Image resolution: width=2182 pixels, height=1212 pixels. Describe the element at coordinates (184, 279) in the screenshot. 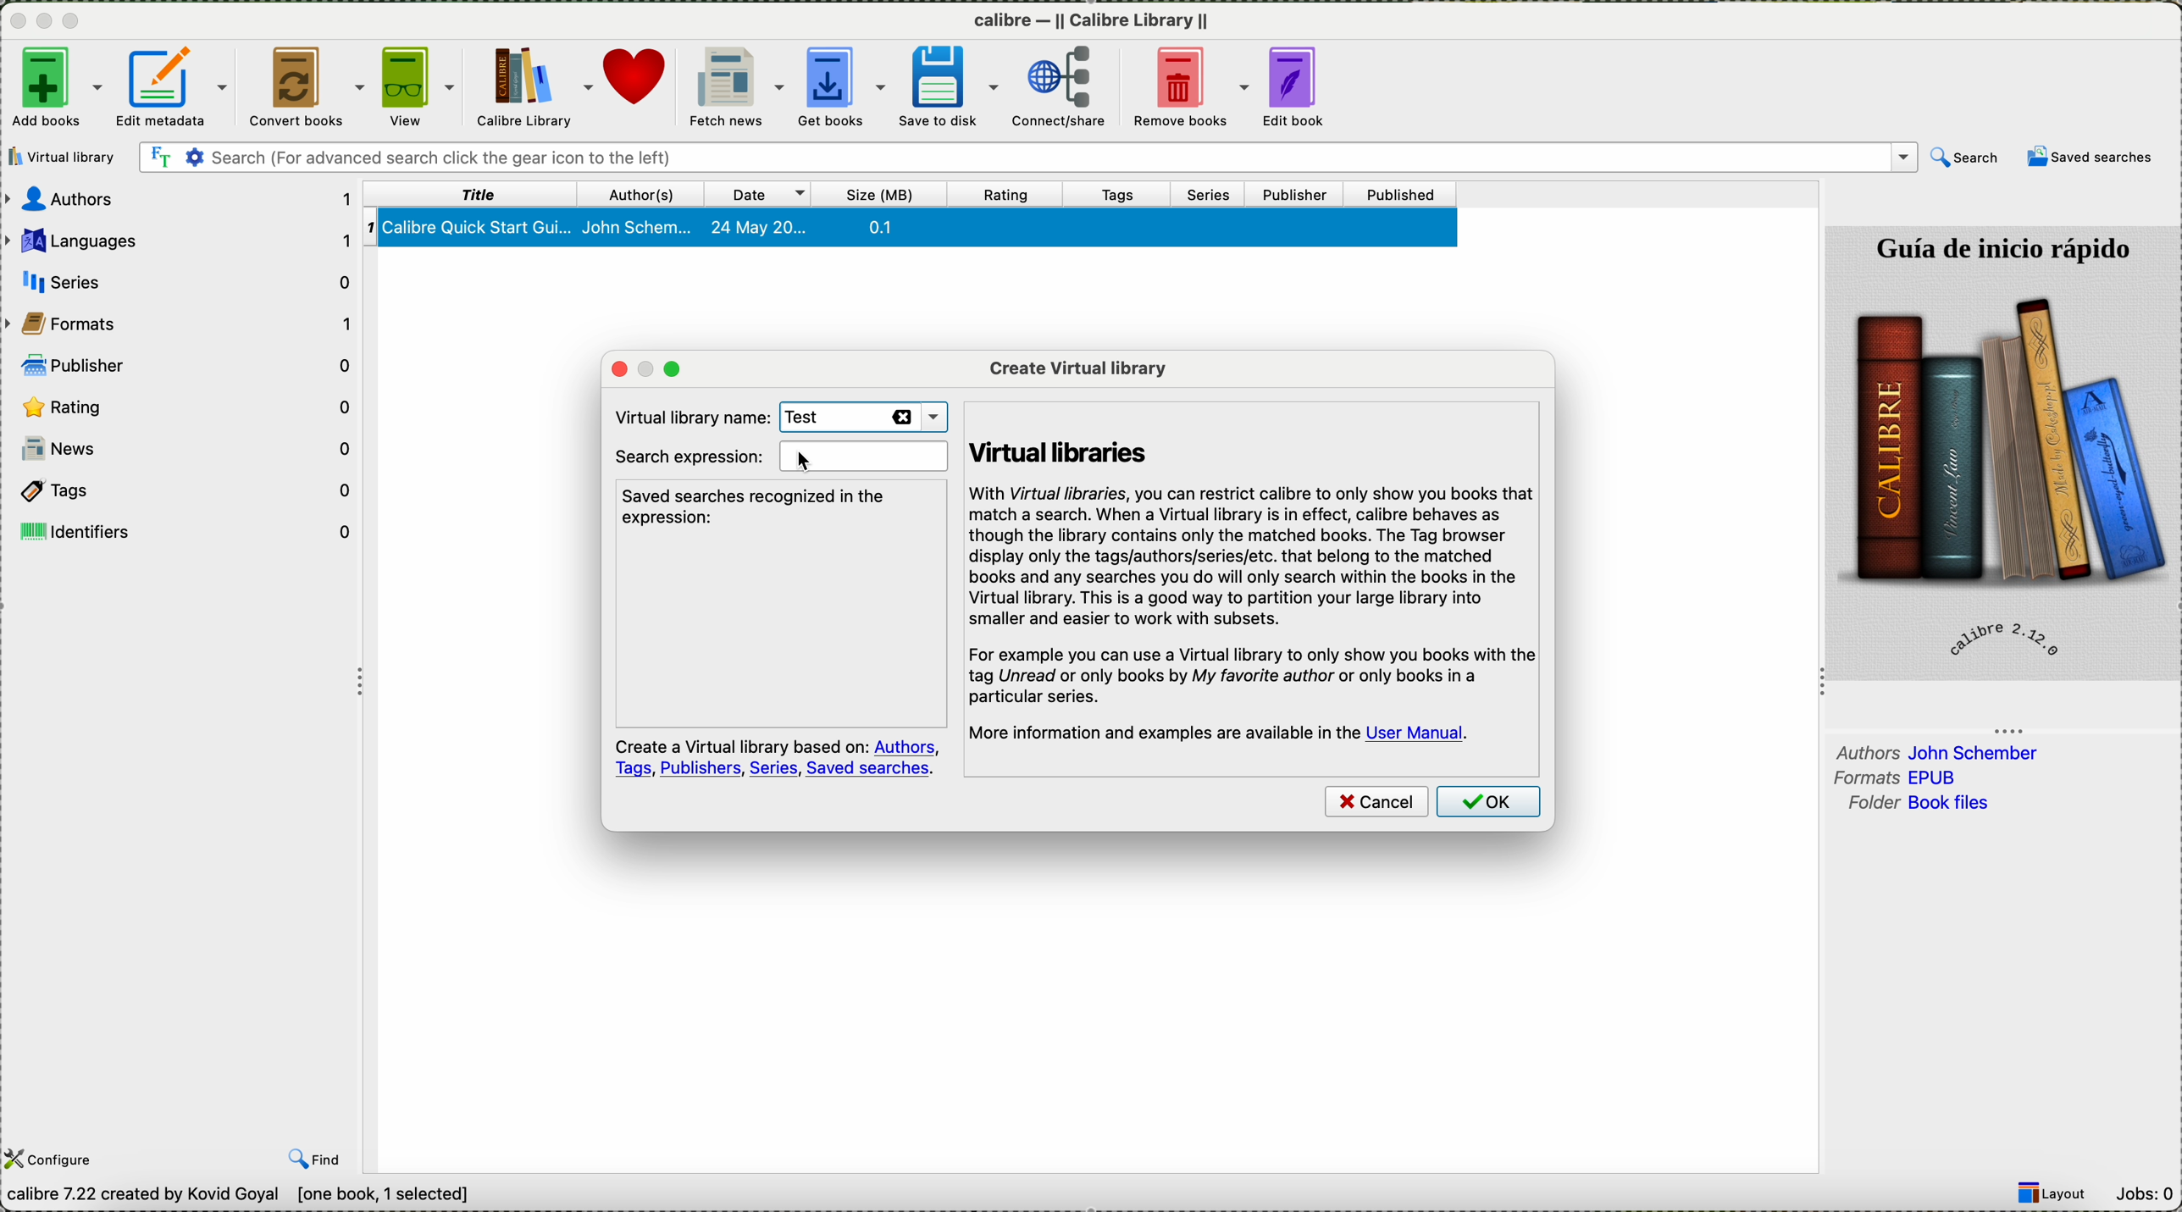

I see `serie` at that location.